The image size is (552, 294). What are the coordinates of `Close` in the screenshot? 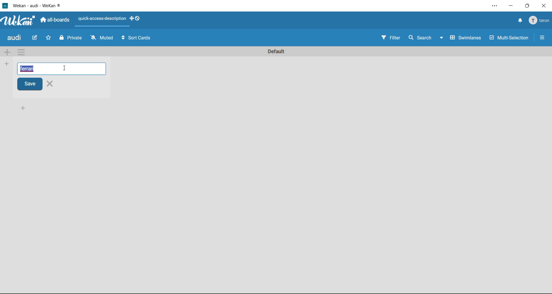 It's located at (55, 85).